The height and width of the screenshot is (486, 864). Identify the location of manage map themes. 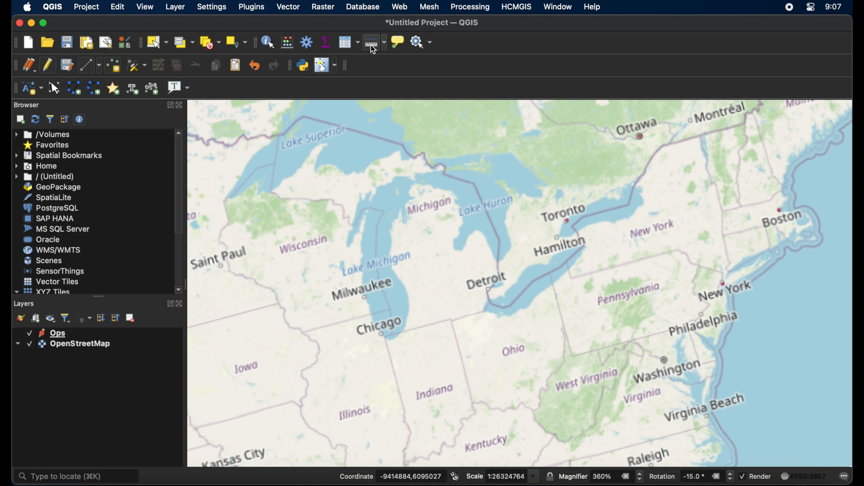
(50, 318).